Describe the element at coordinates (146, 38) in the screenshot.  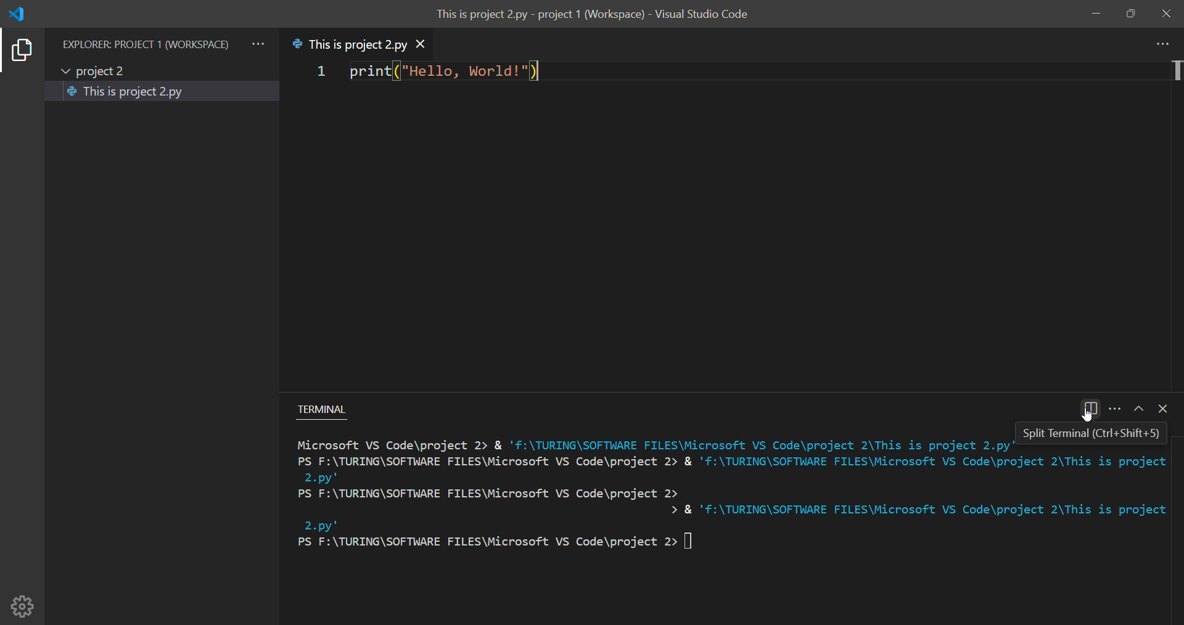
I see `EXPLORER: PROJECT 1 (WORKSPACE)` at that location.